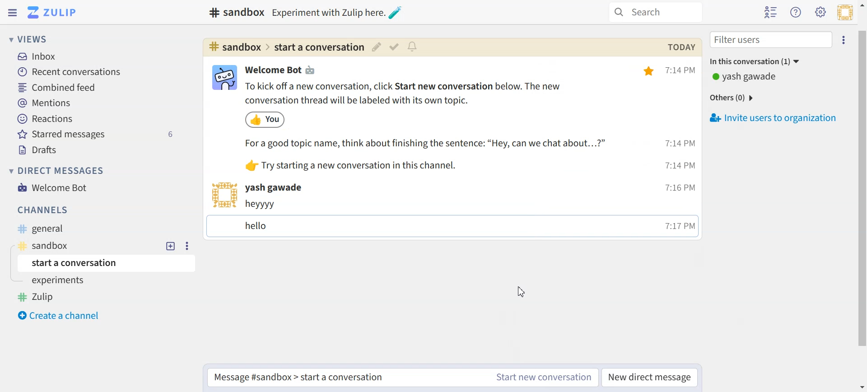 This screenshot has width=867, height=392. What do you see at coordinates (13, 13) in the screenshot?
I see `Hide Left sidebar` at bounding box center [13, 13].